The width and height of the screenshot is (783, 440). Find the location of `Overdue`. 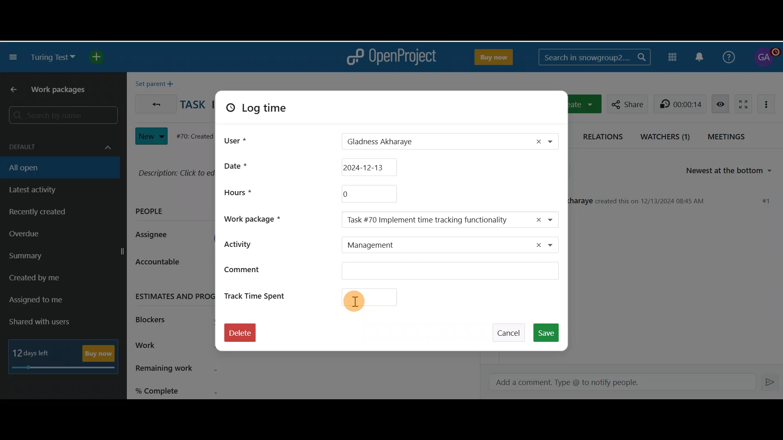

Overdue is located at coordinates (46, 236).